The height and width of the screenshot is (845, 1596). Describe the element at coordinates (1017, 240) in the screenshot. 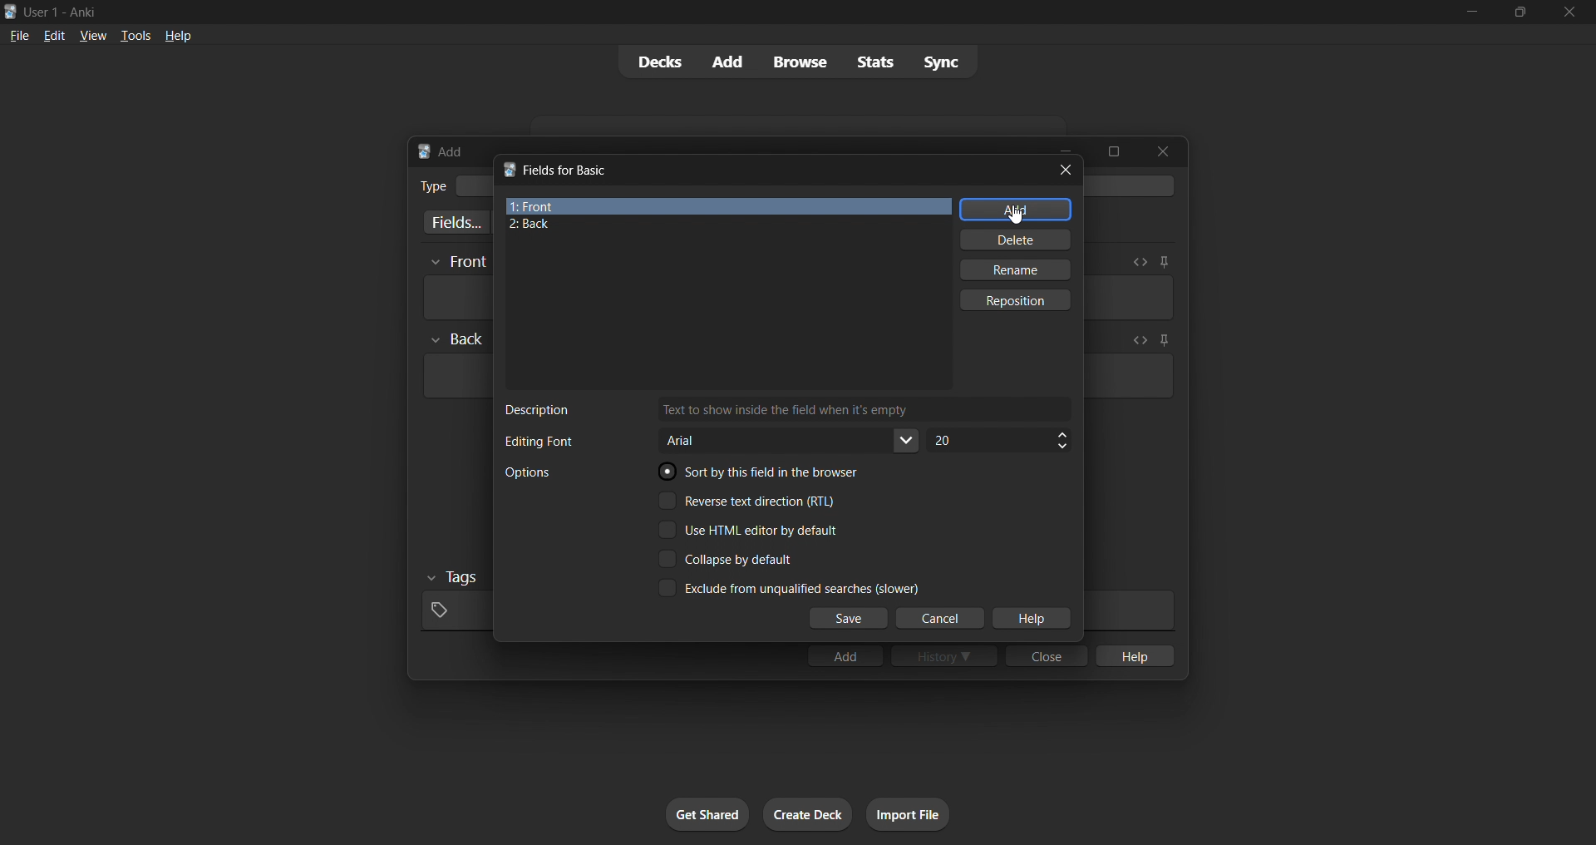

I see `delete` at that location.